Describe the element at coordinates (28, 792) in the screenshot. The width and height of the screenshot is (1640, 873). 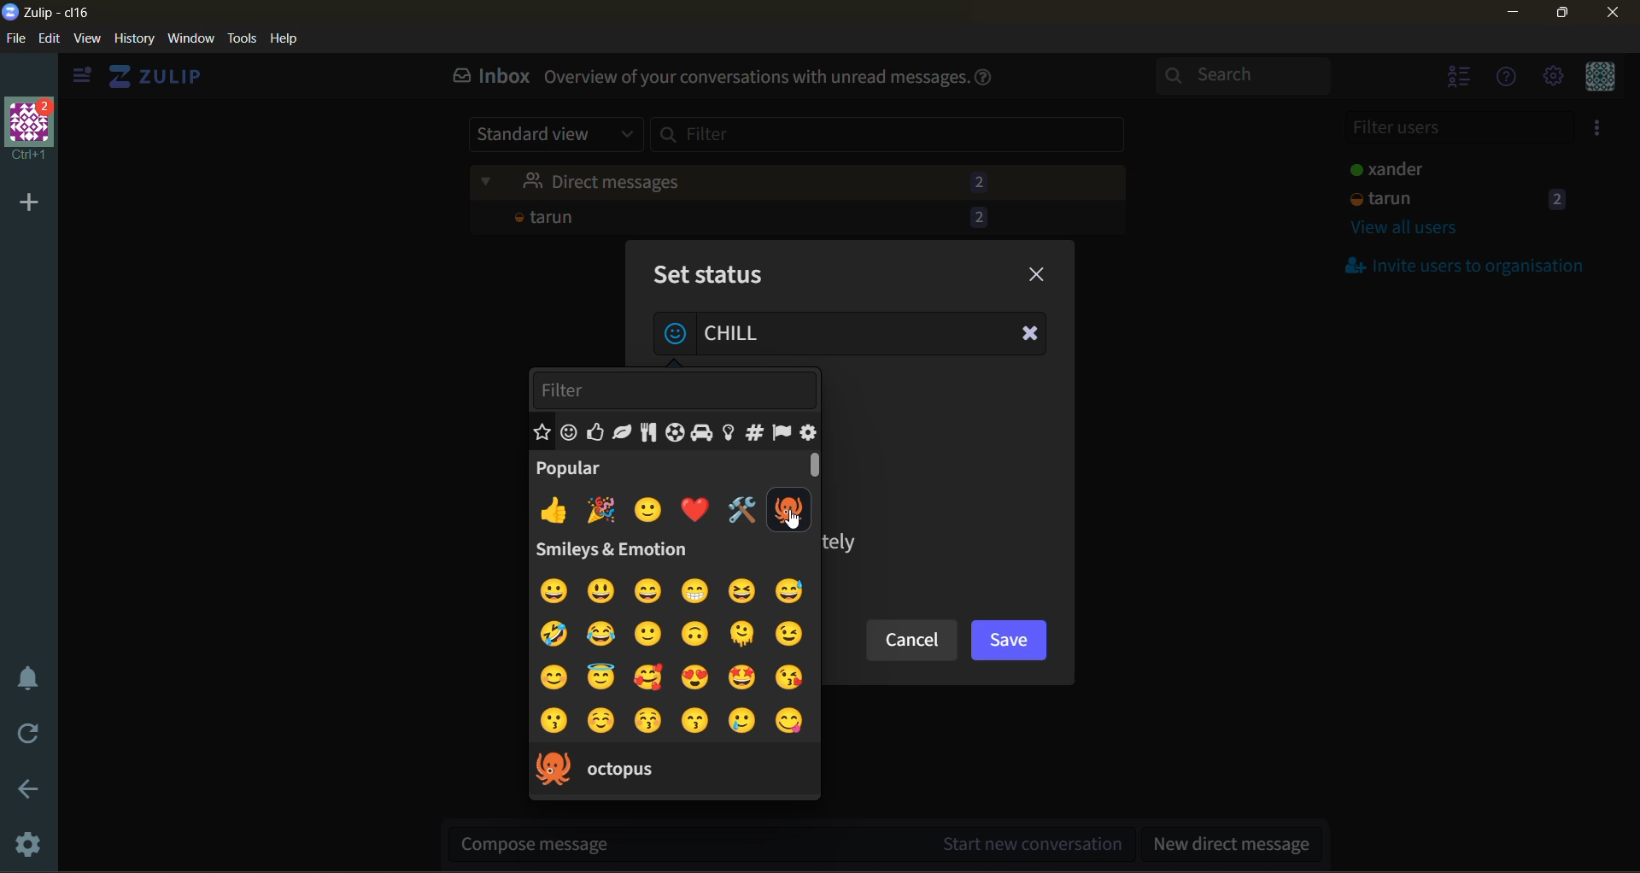
I see `go back` at that location.